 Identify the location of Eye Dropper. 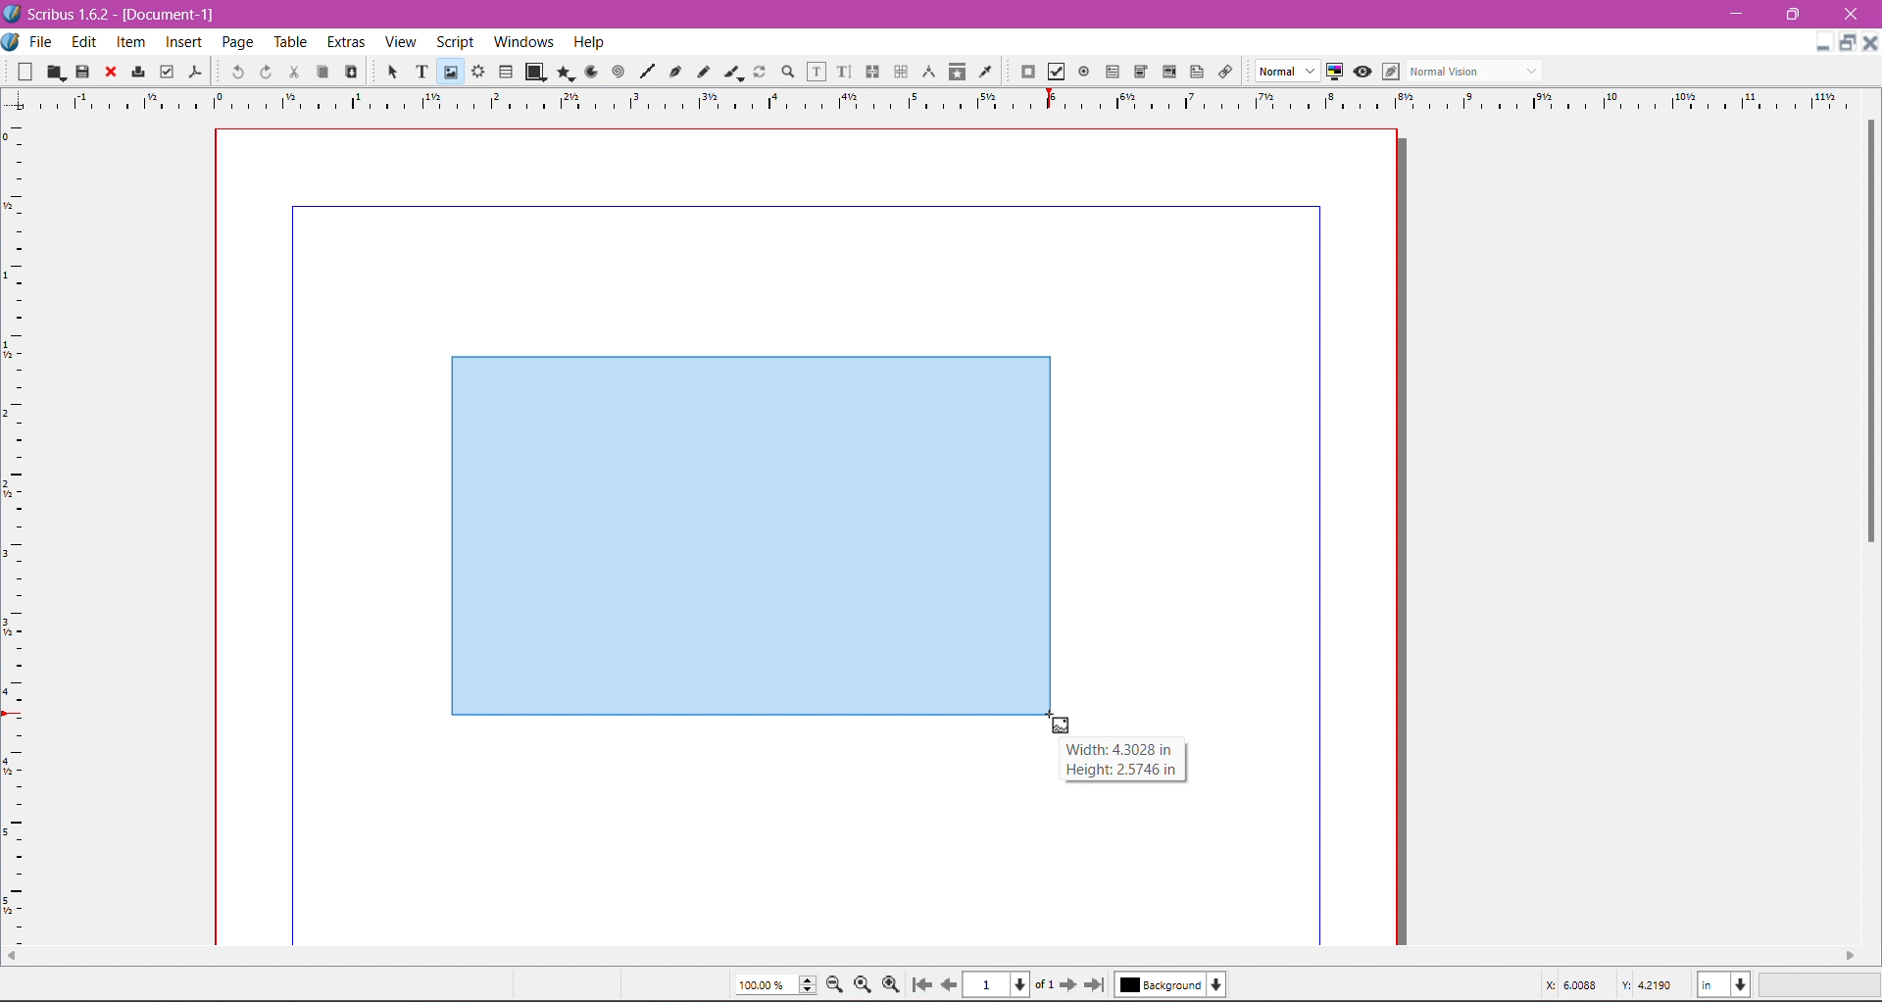
(985, 72).